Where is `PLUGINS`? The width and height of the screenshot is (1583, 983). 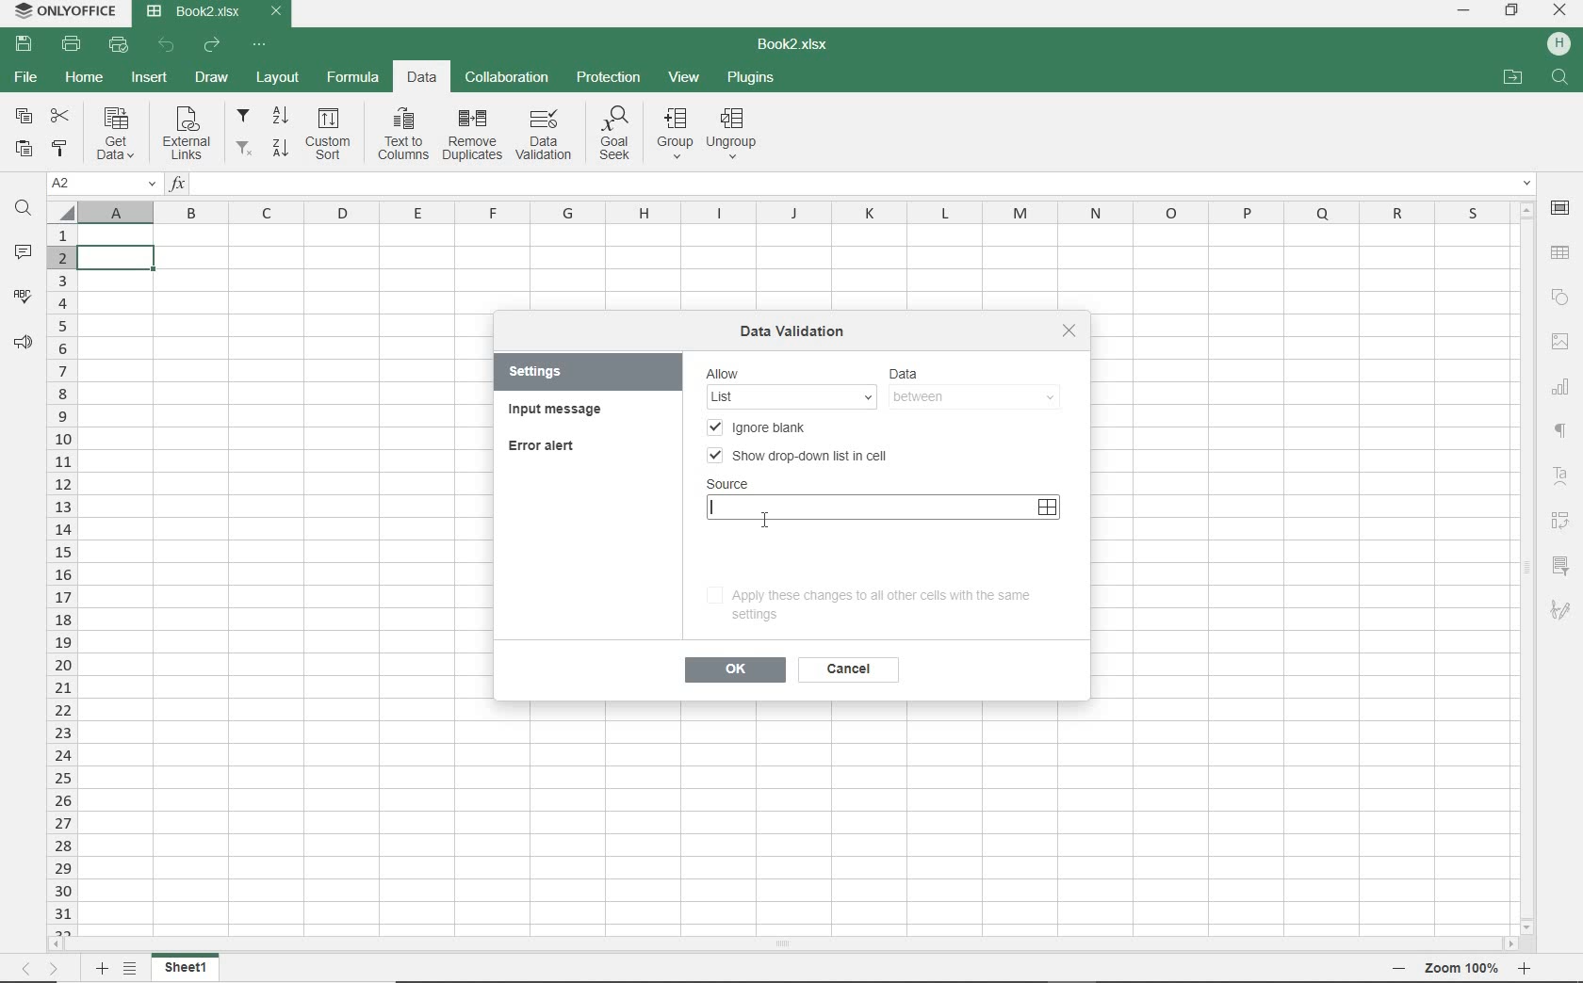 PLUGINS is located at coordinates (752, 76).